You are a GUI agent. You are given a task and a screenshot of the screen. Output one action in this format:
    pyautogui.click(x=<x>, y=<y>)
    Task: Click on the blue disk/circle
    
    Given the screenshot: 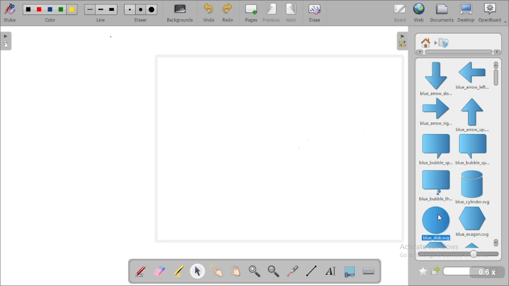 What is the action you would take?
    pyautogui.click(x=436, y=223)
    